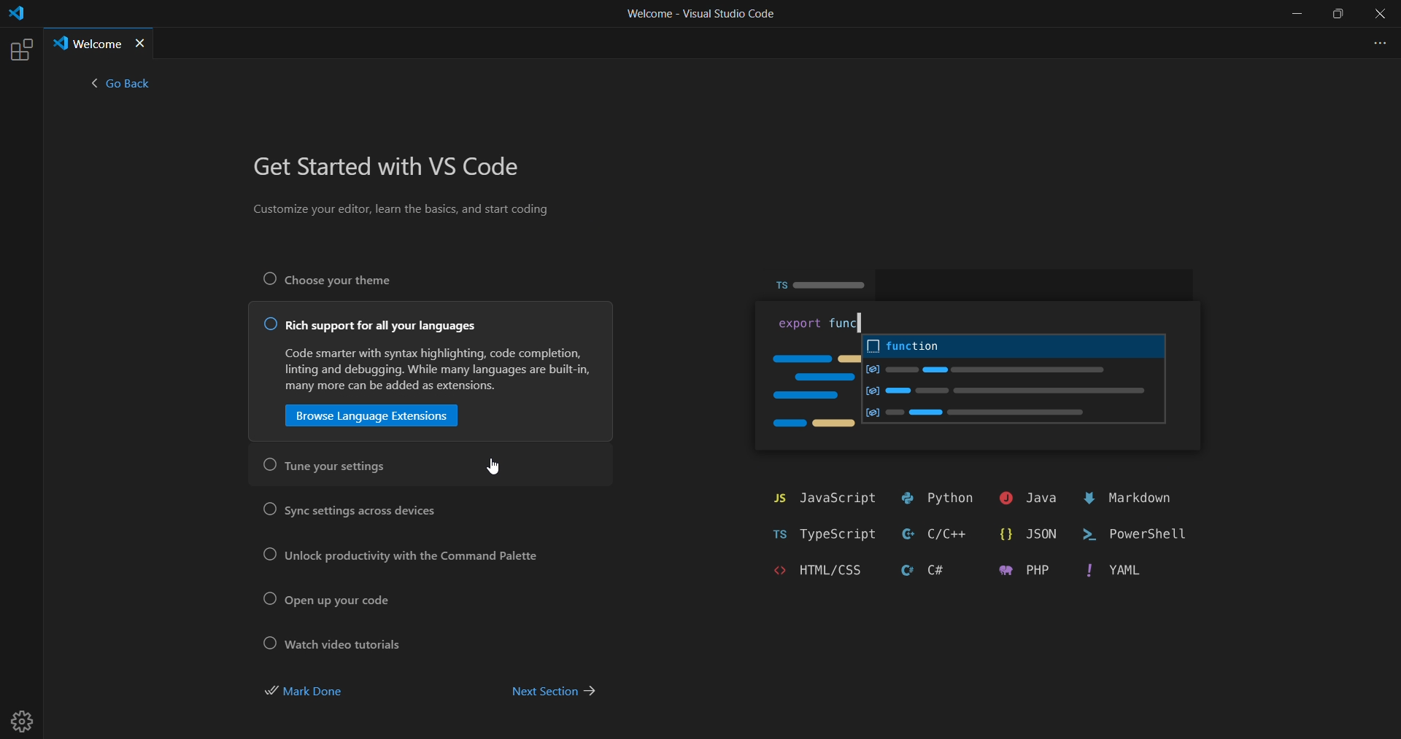  Describe the element at coordinates (1135, 498) in the screenshot. I see `markdown` at that location.